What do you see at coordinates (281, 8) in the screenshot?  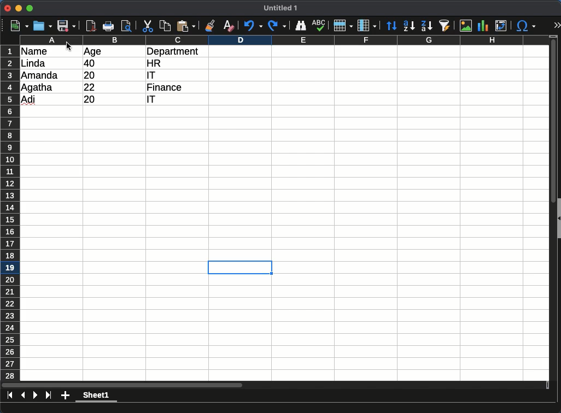 I see `untitled 1` at bounding box center [281, 8].